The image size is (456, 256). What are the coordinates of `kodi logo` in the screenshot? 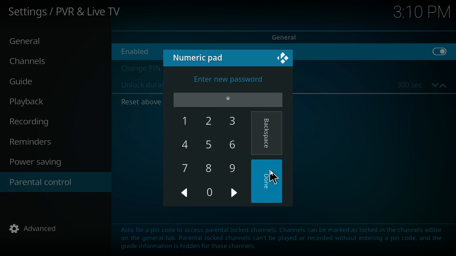 It's located at (283, 59).